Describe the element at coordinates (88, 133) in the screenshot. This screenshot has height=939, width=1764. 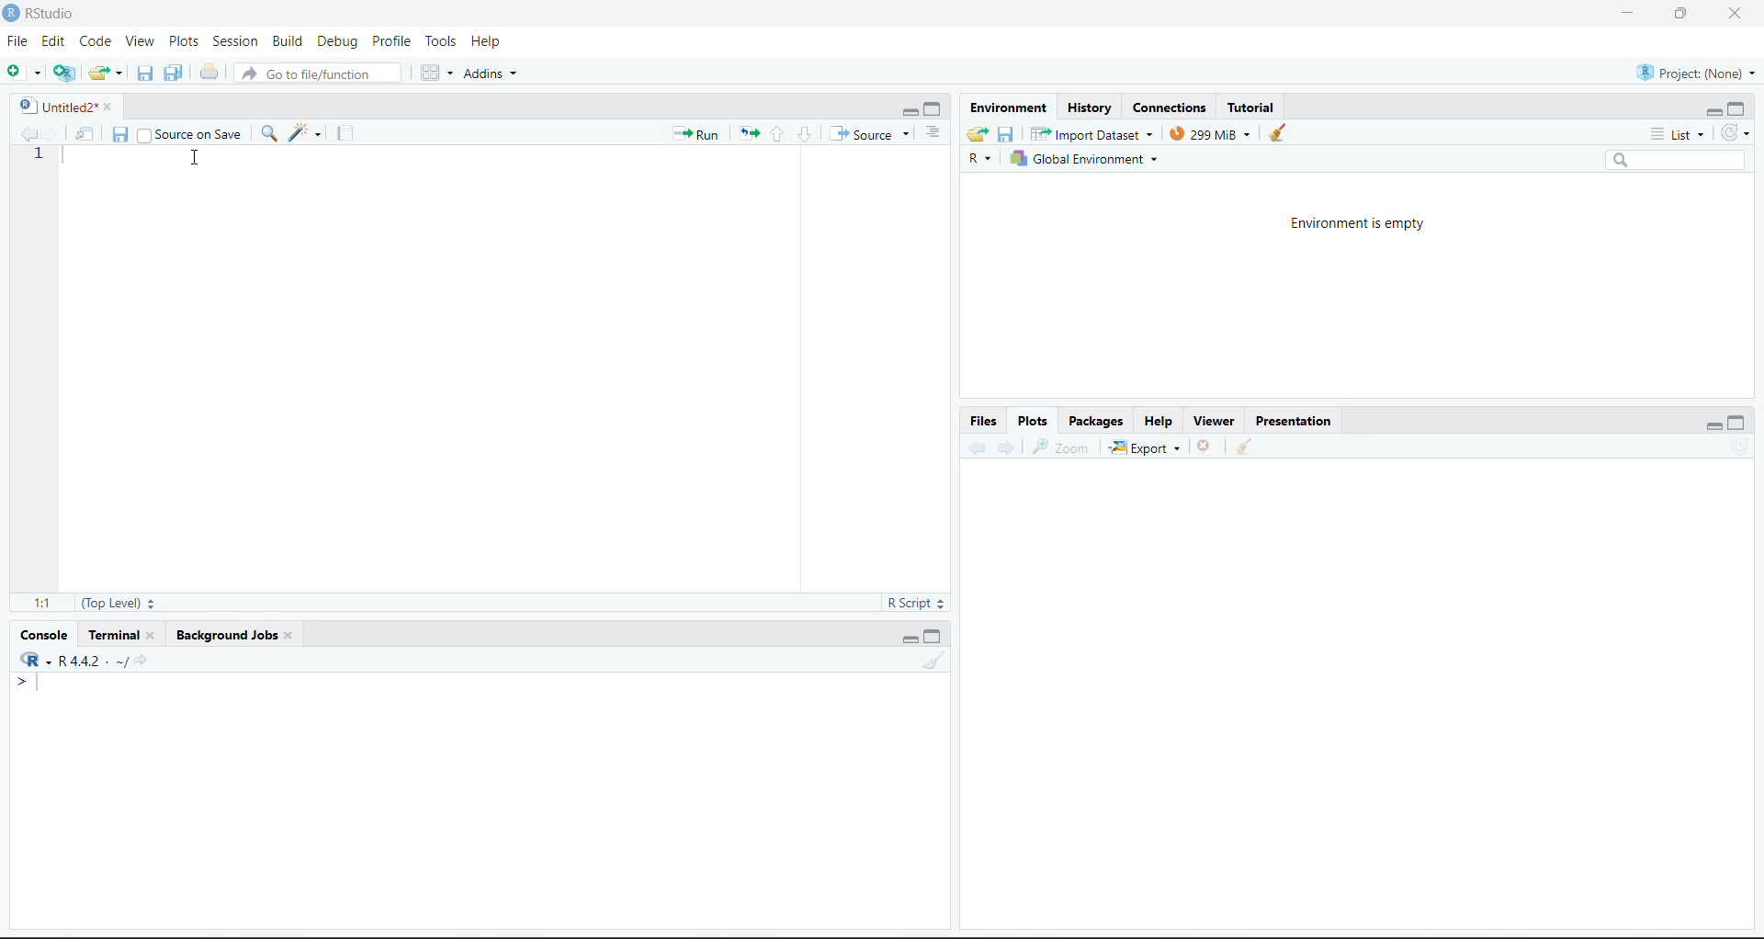
I see `show in new window` at that location.